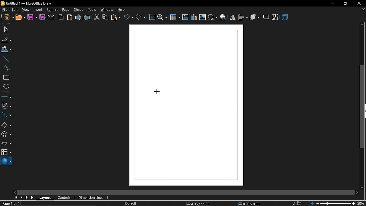 This screenshot has width=366, height=206. Describe the element at coordinates (202, 17) in the screenshot. I see `insert text` at that location.